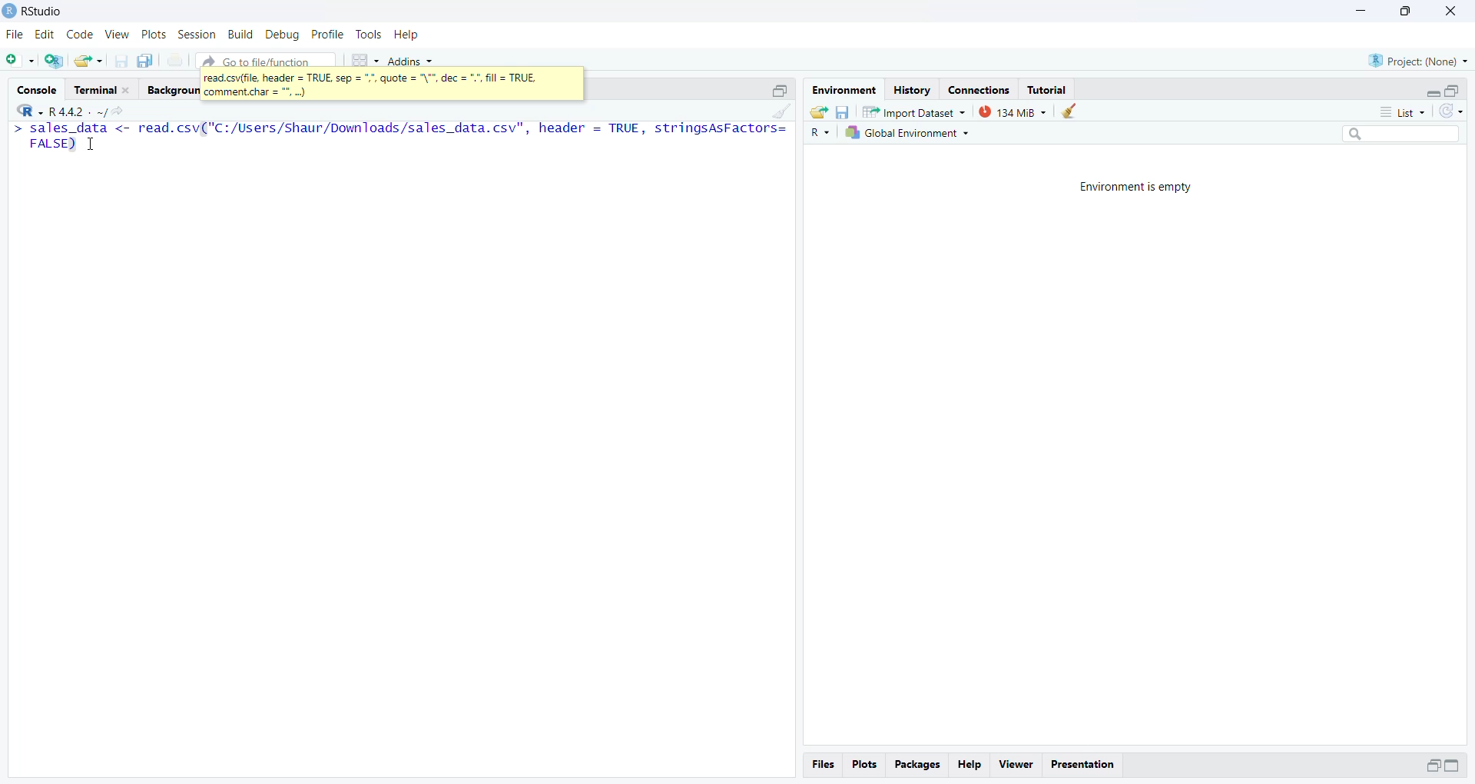  What do you see at coordinates (407, 35) in the screenshot?
I see `Help` at bounding box center [407, 35].